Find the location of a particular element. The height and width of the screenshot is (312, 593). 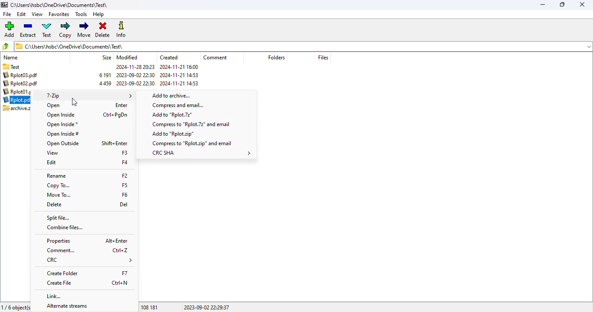

selected pdf is located at coordinates (16, 100).